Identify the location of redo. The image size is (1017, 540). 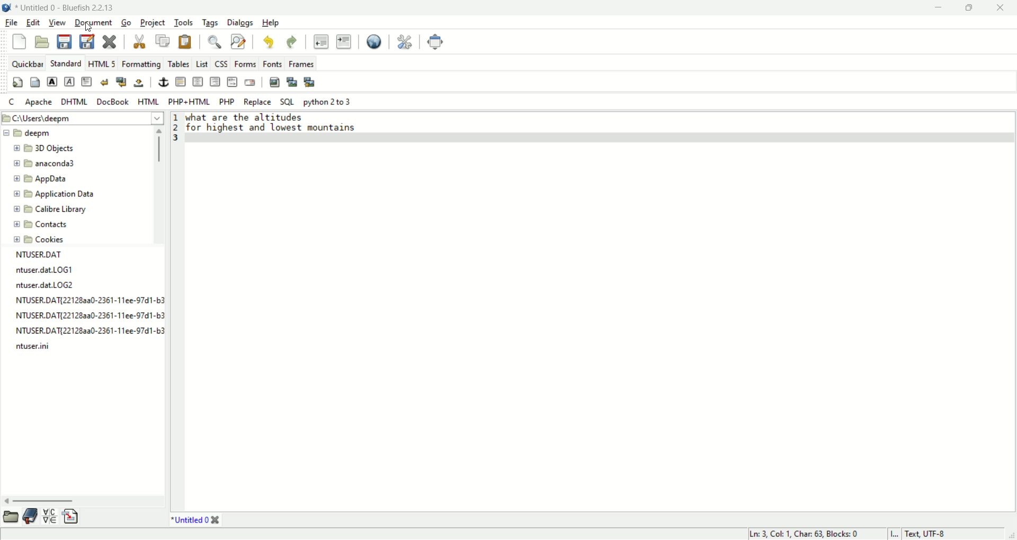
(292, 41).